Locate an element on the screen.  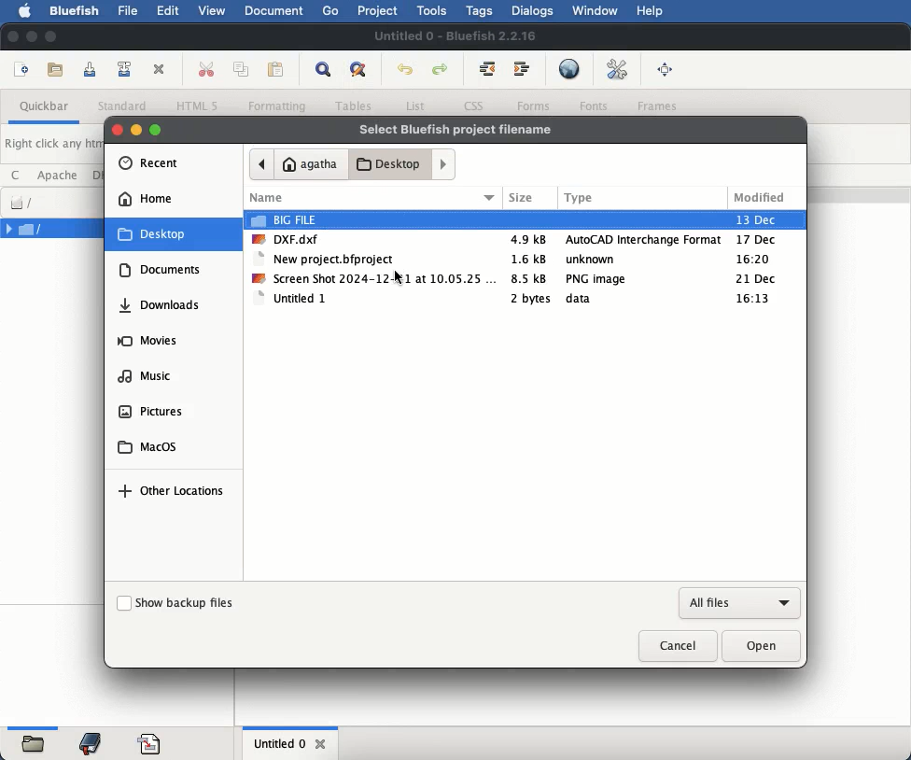
advanced find and replace is located at coordinates (359, 70).